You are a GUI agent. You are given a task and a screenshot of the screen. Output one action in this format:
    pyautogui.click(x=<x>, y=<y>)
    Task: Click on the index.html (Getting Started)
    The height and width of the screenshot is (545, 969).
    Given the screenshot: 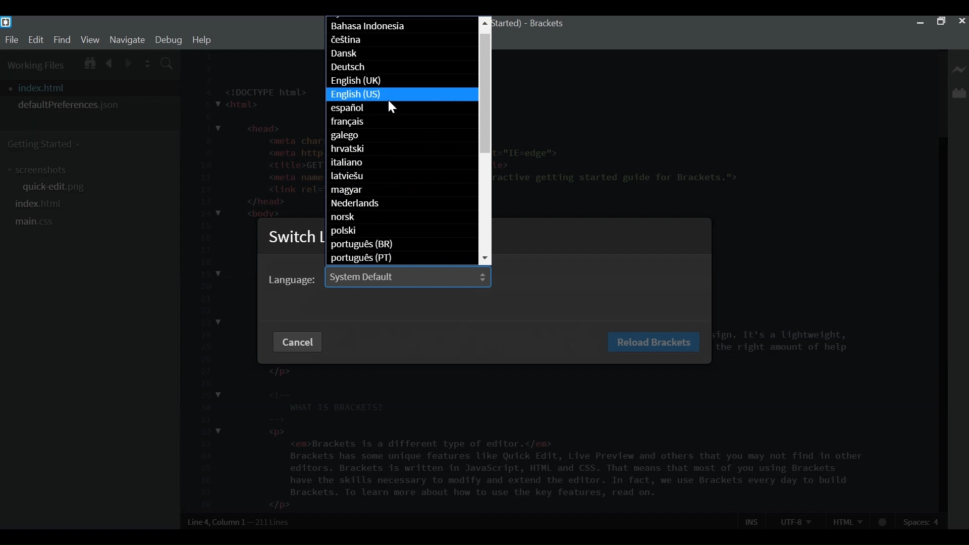 What is the action you would take?
    pyautogui.click(x=508, y=24)
    